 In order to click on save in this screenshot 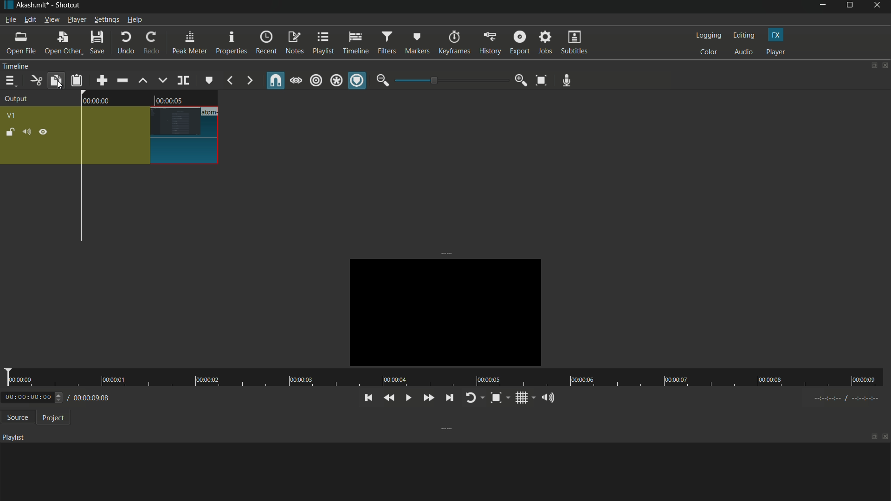, I will do `click(97, 43)`.